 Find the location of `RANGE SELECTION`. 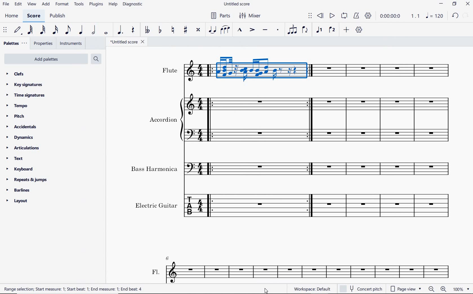

RANGE SELECTION is located at coordinates (74, 289).